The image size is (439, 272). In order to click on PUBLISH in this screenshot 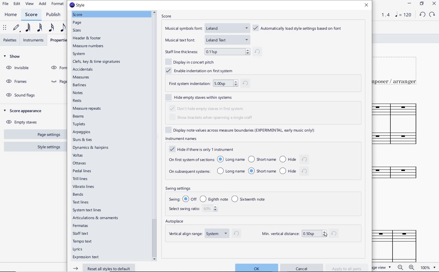, I will do `click(54, 15)`.